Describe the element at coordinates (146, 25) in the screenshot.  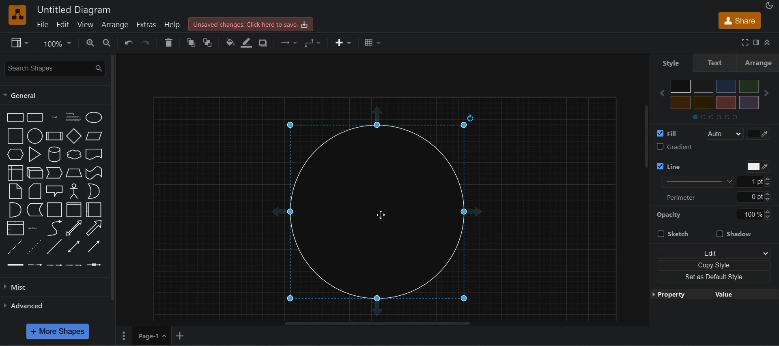
I see `extras` at that location.